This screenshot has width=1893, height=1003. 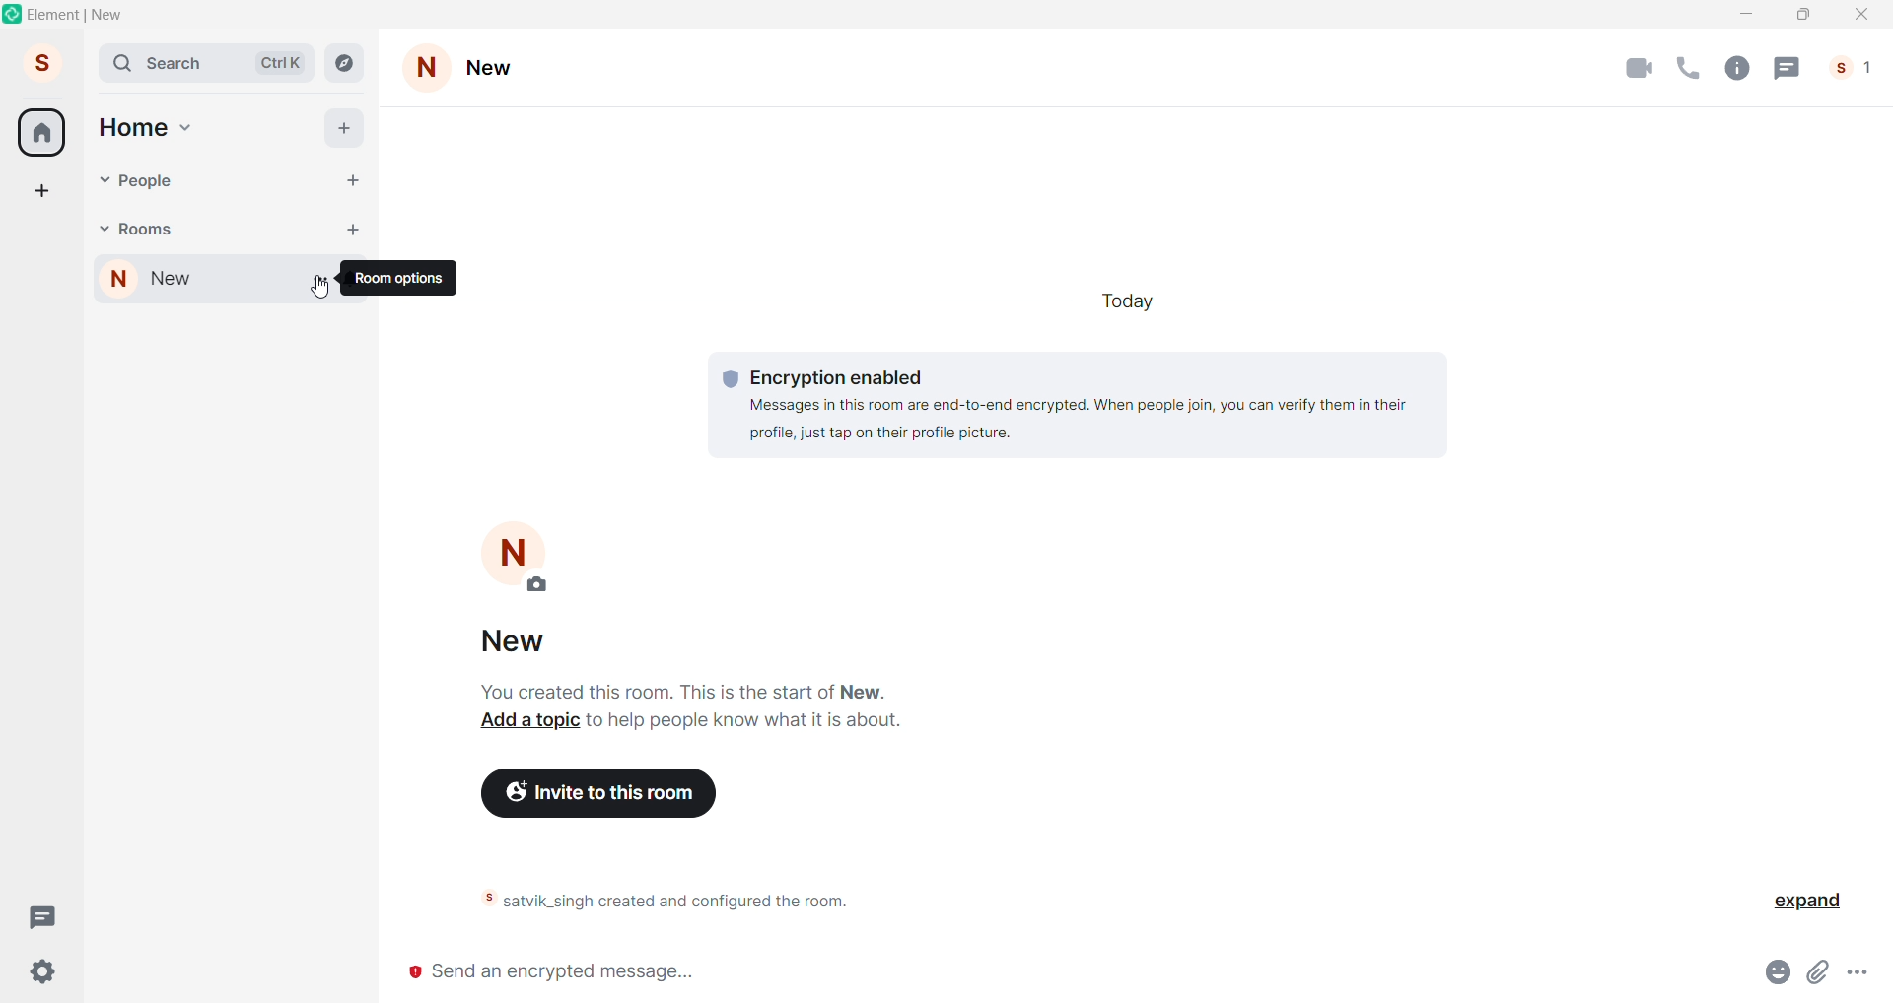 What do you see at coordinates (343, 63) in the screenshot?
I see `Explore Rooms` at bounding box center [343, 63].